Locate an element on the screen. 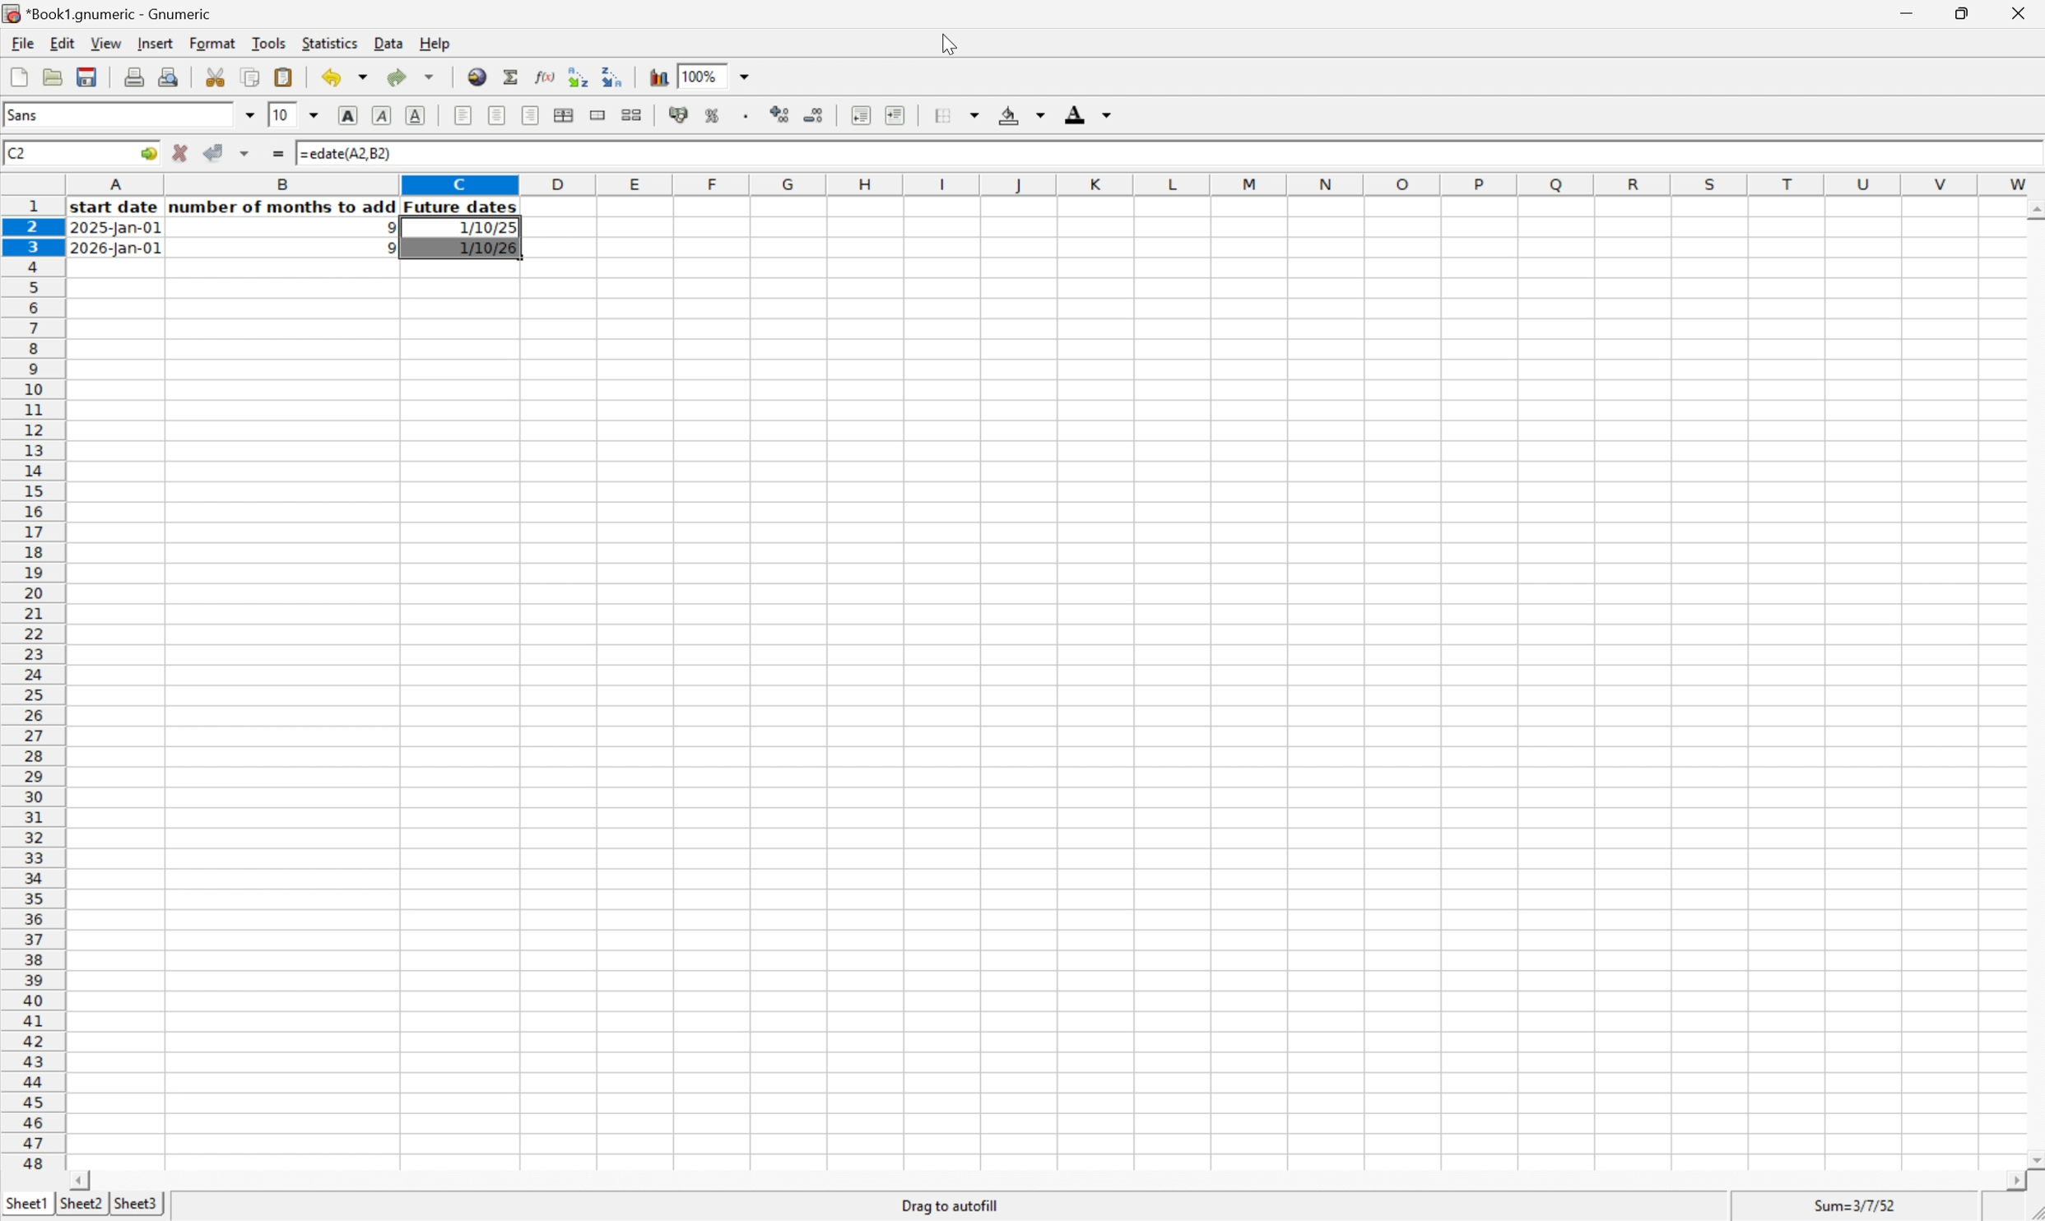 The width and height of the screenshot is (2045, 1221). Scroll Right is located at coordinates (2010, 1181).